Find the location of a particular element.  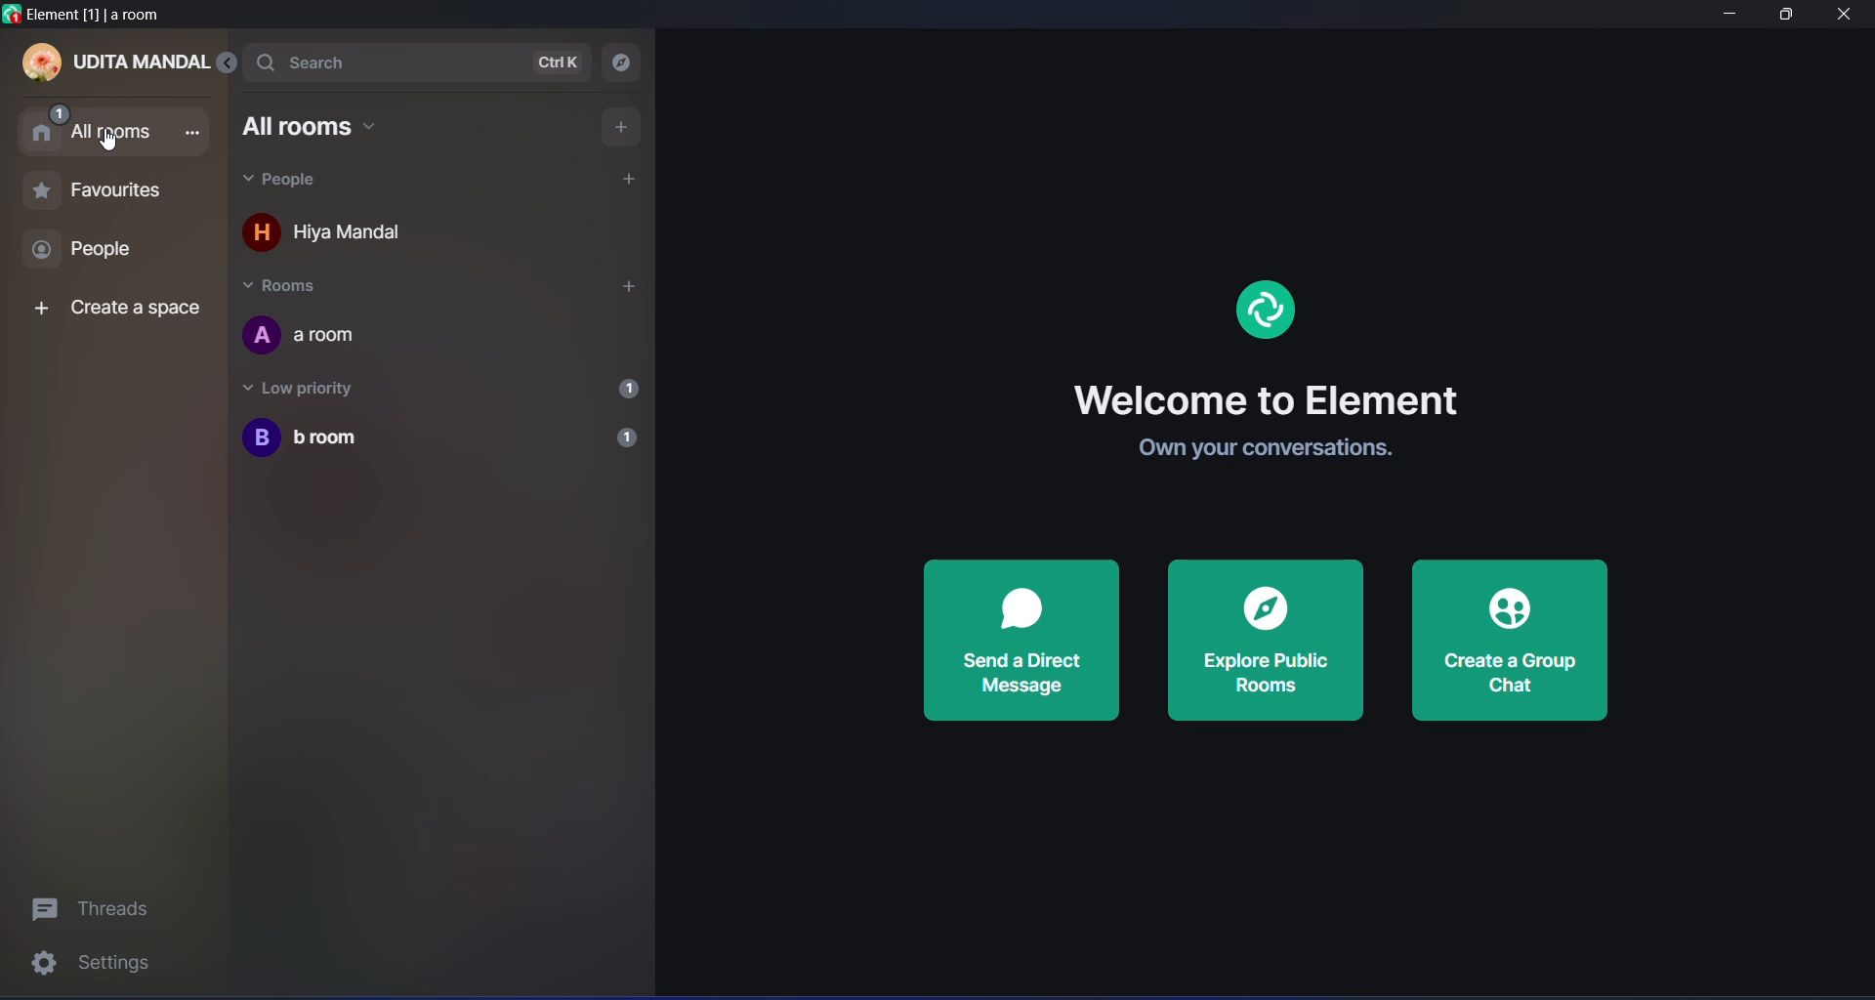

H Hiya Mandal is located at coordinates (342, 236).